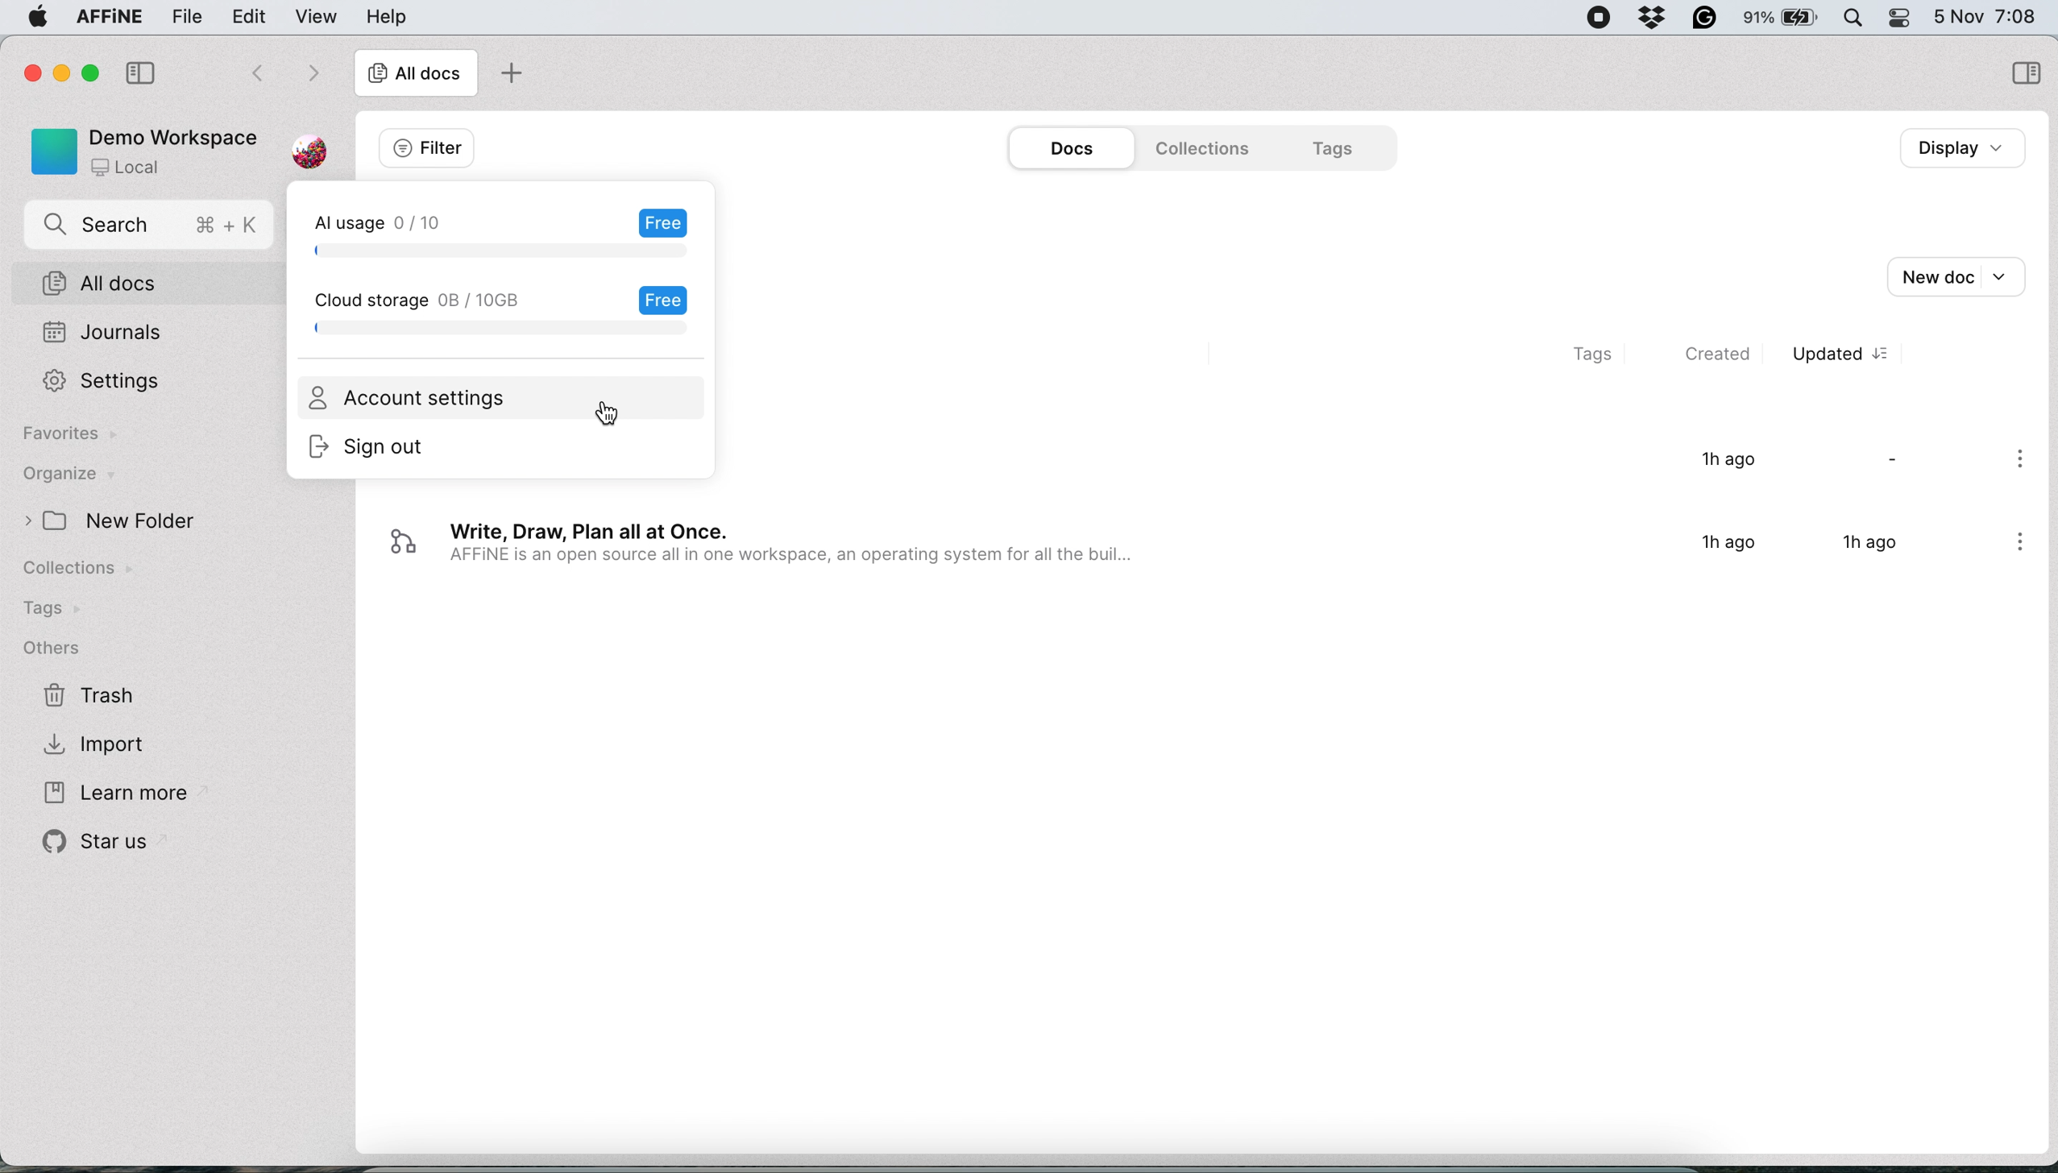 The height and width of the screenshot is (1173, 2058). What do you see at coordinates (105, 330) in the screenshot?
I see `journals` at bounding box center [105, 330].